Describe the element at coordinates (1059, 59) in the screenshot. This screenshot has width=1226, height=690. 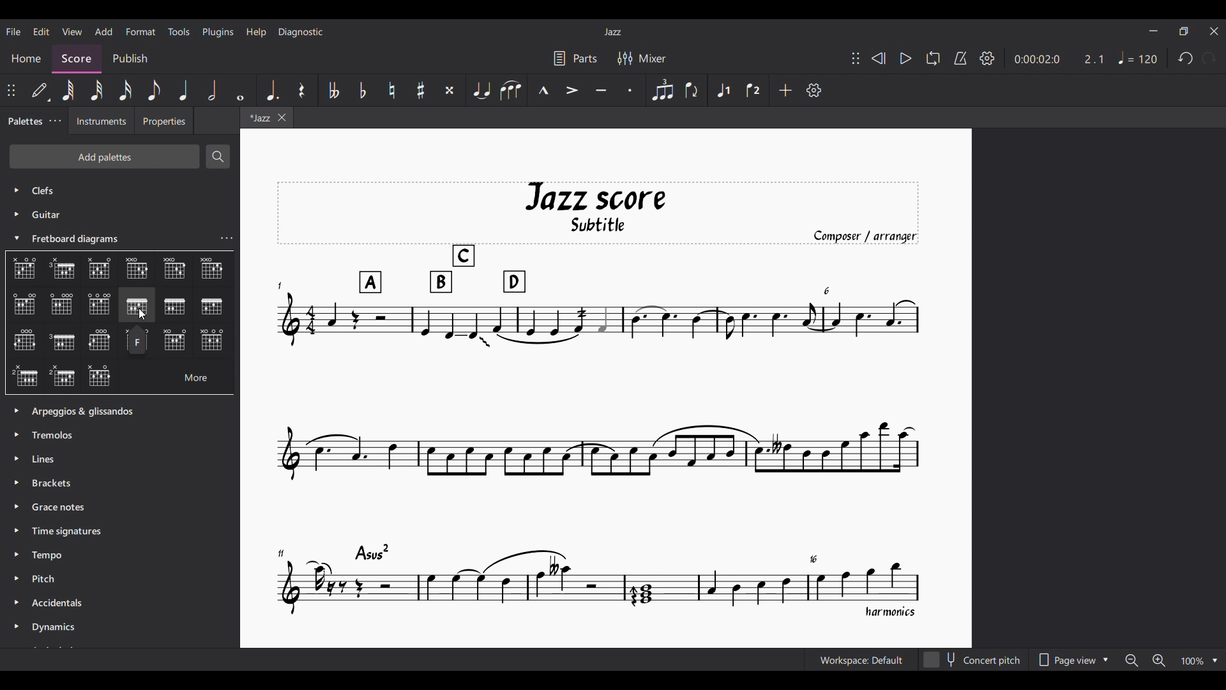
I see `Current duration and ratio` at that location.